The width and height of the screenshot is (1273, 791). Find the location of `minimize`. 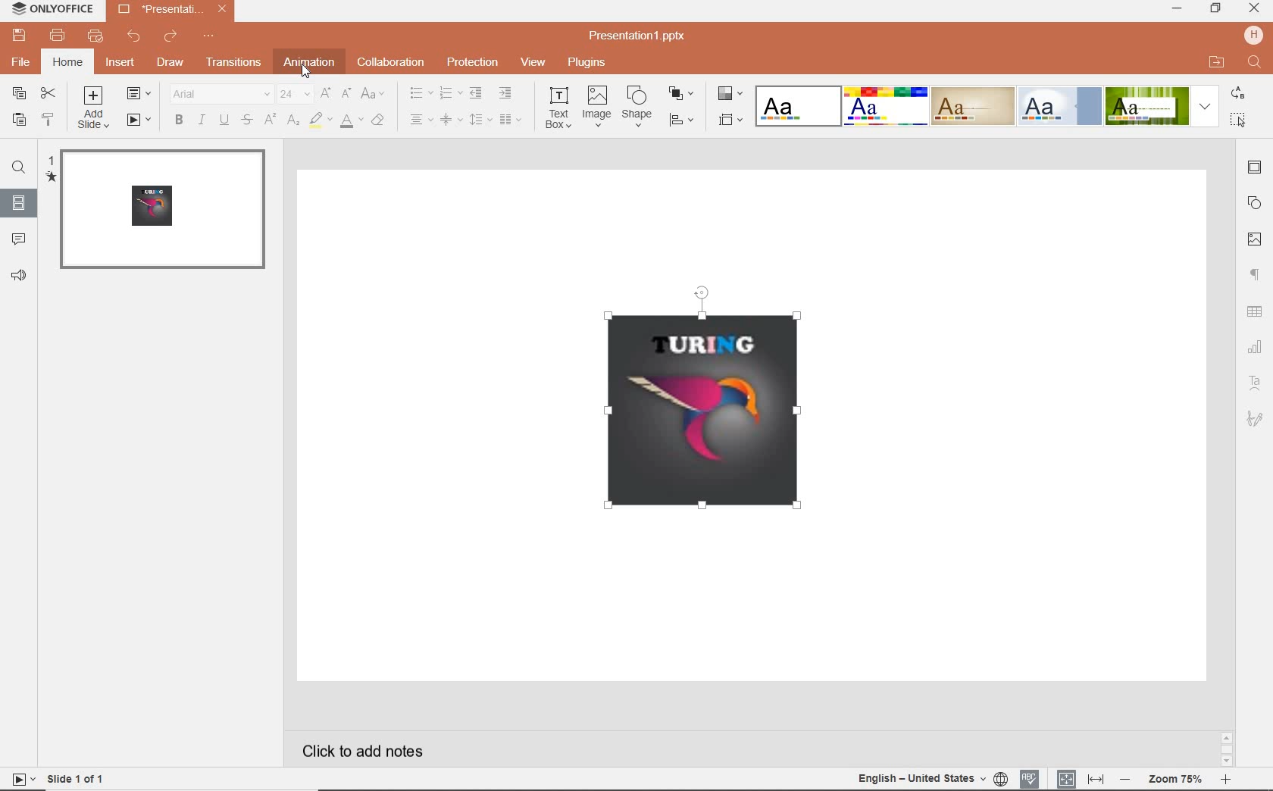

minimize is located at coordinates (1178, 9).